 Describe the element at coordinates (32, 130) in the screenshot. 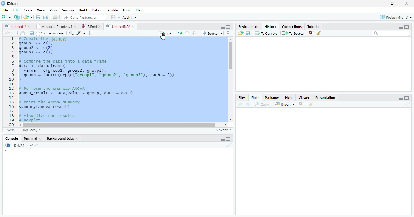

I see `Top level` at that location.